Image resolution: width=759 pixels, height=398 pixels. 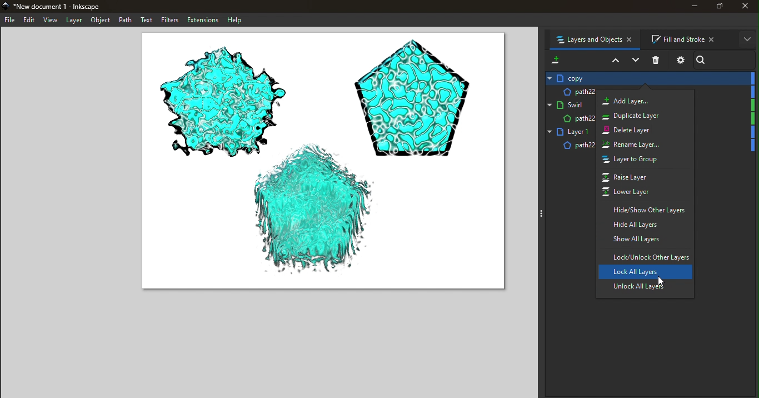 What do you see at coordinates (555, 59) in the screenshot?
I see `Add new layer` at bounding box center [555, 59].